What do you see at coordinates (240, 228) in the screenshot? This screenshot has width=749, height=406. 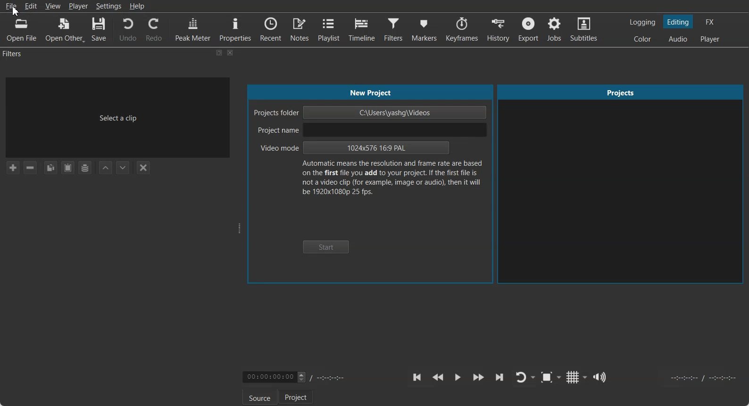 I see `Window Adjuster` at bounding box center [240, 228].